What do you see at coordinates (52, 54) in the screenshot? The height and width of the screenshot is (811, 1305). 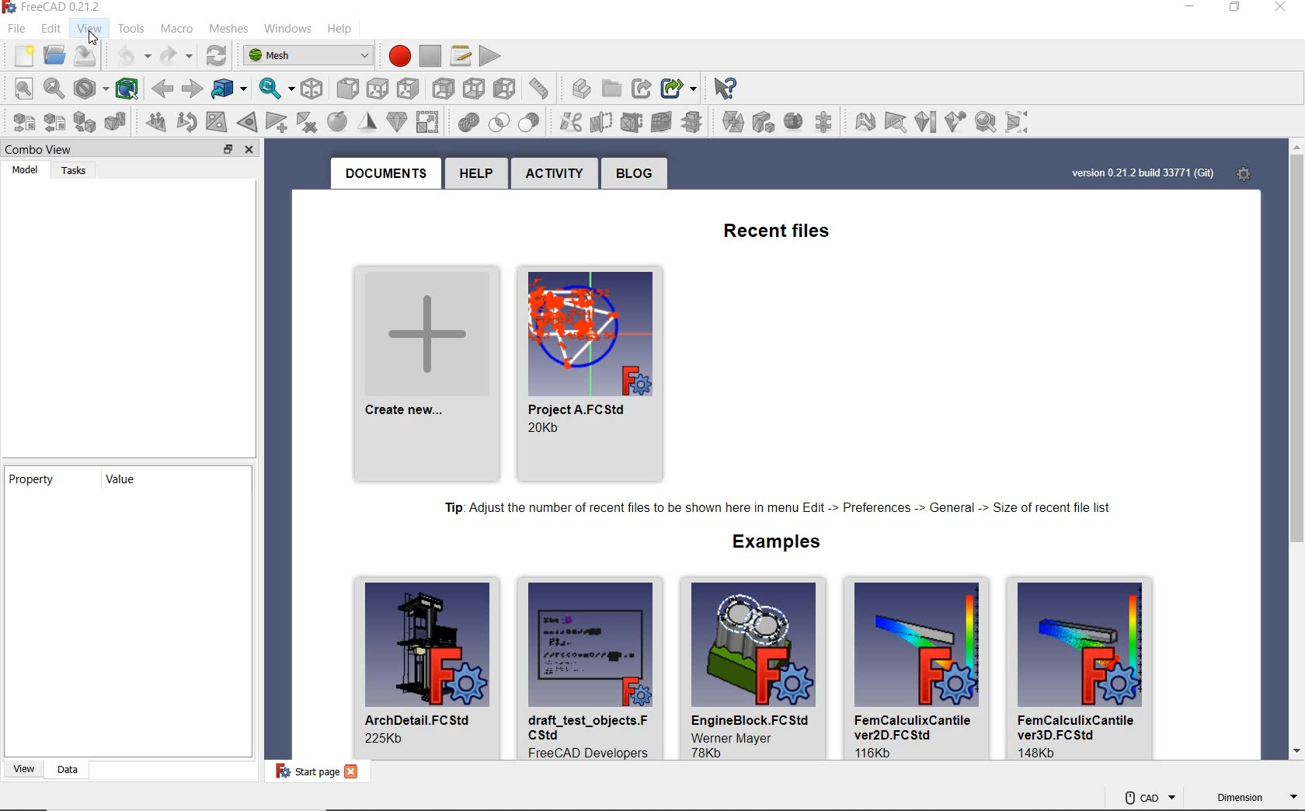 I see `open` at bounding box center [52, 54].